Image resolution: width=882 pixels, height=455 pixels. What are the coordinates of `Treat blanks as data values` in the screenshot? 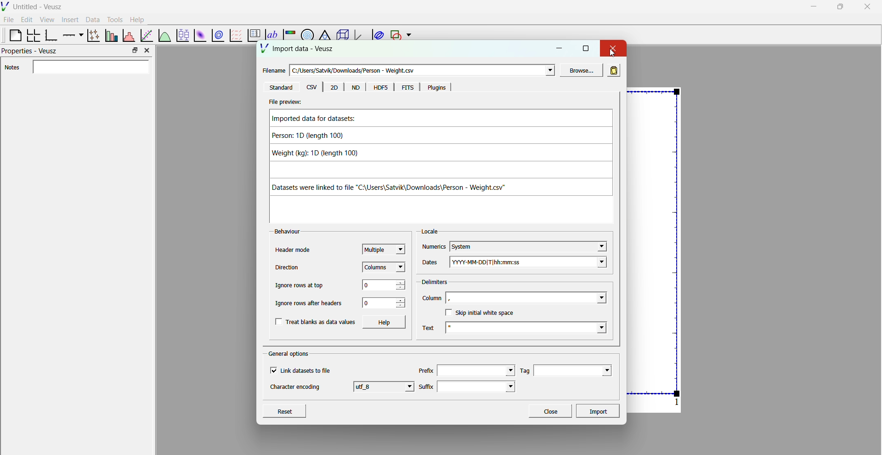 It's located at (315, 322).